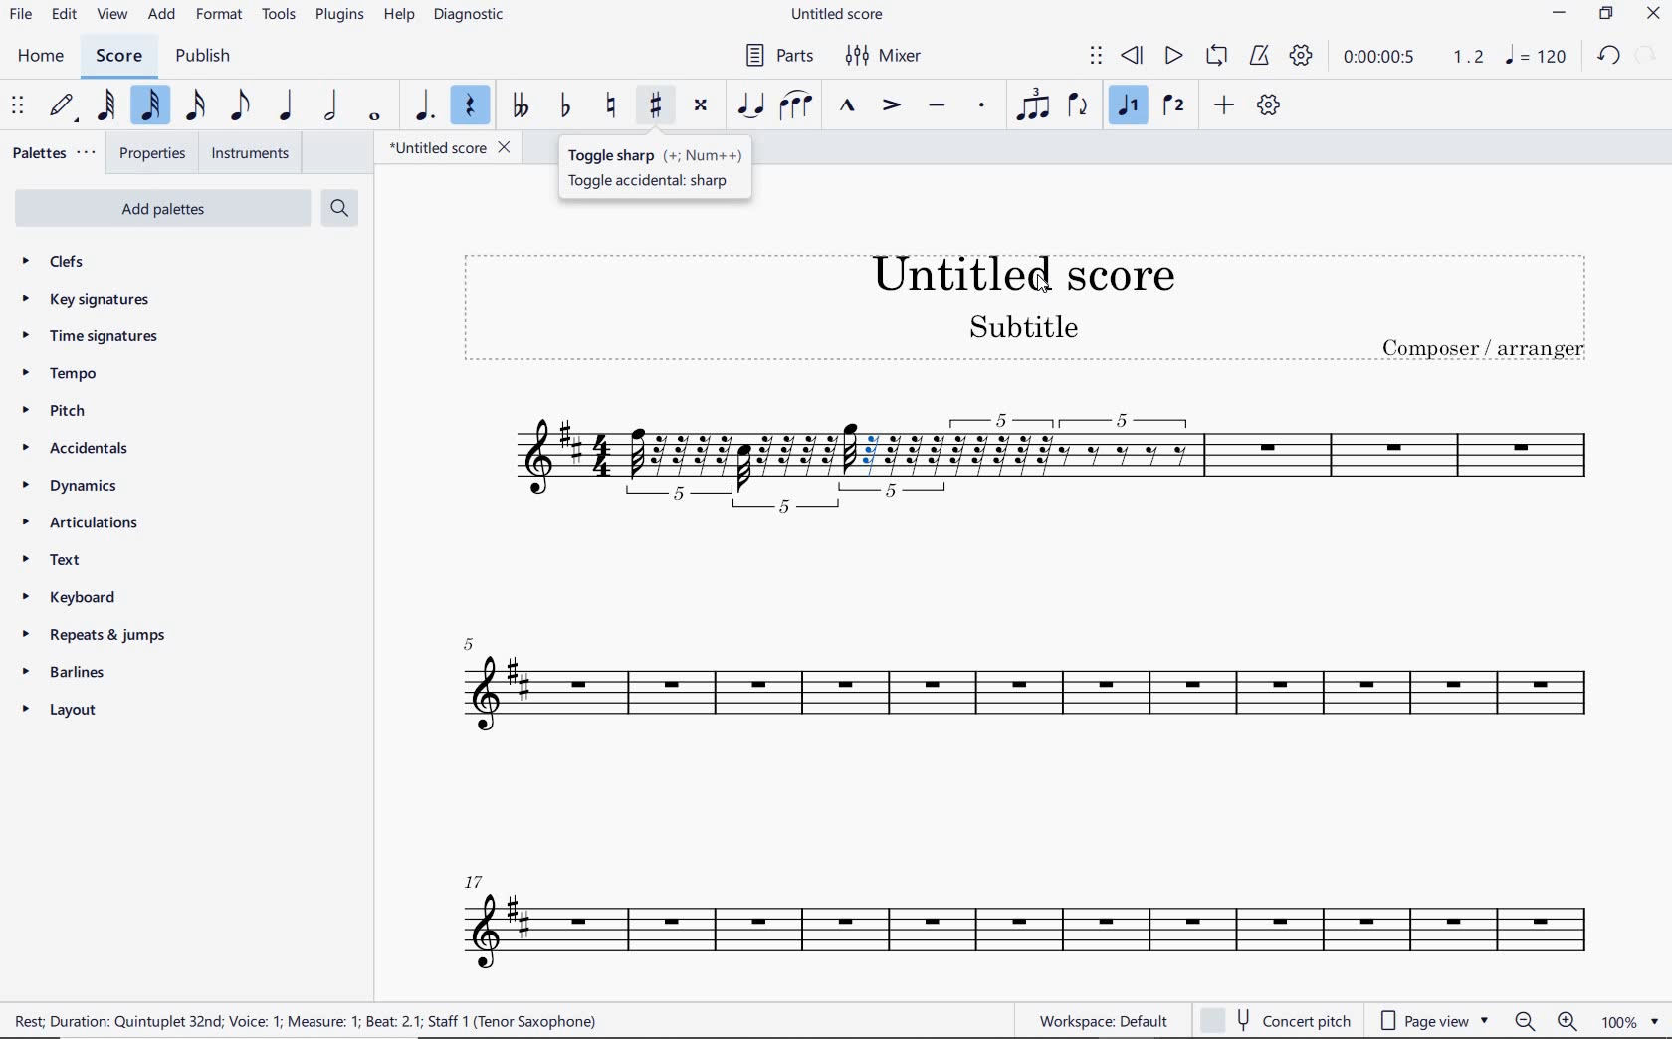 This screenshot has height=1039, width=1672. Describe the element at coordinates (70, 264) in the screenshot. I see `CLEFS` at that location.